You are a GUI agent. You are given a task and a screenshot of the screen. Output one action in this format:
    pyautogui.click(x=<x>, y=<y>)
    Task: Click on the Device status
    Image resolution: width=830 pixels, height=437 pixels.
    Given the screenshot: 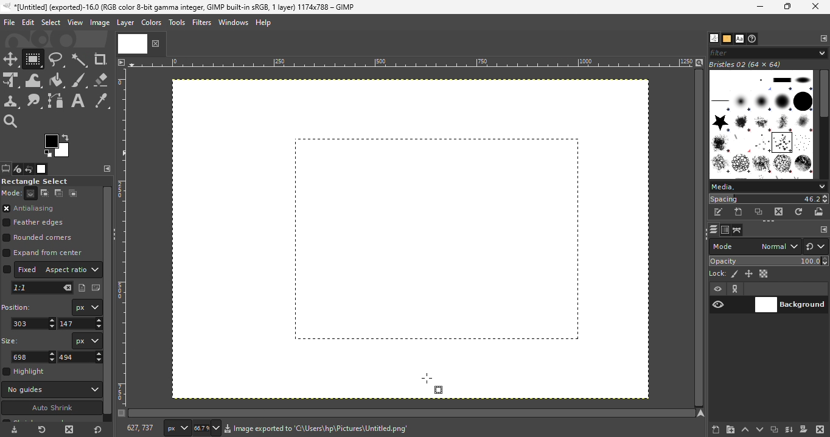 What is the action you would take?
    pyautogui.click(x=17, y=169)
    